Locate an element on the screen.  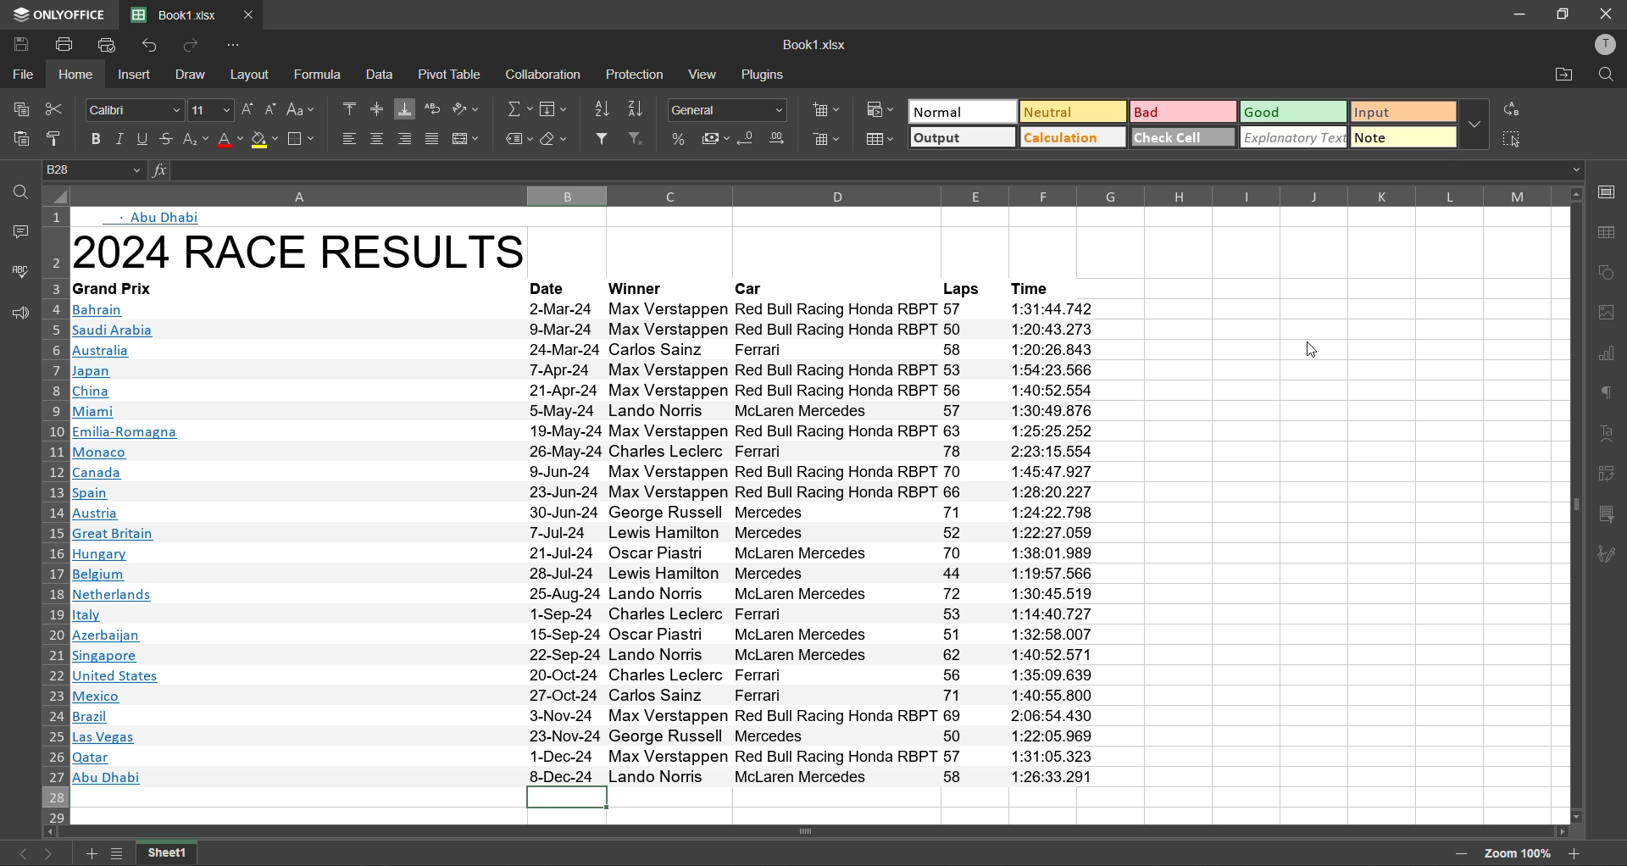
select all is located at coordinates (1519, 141).